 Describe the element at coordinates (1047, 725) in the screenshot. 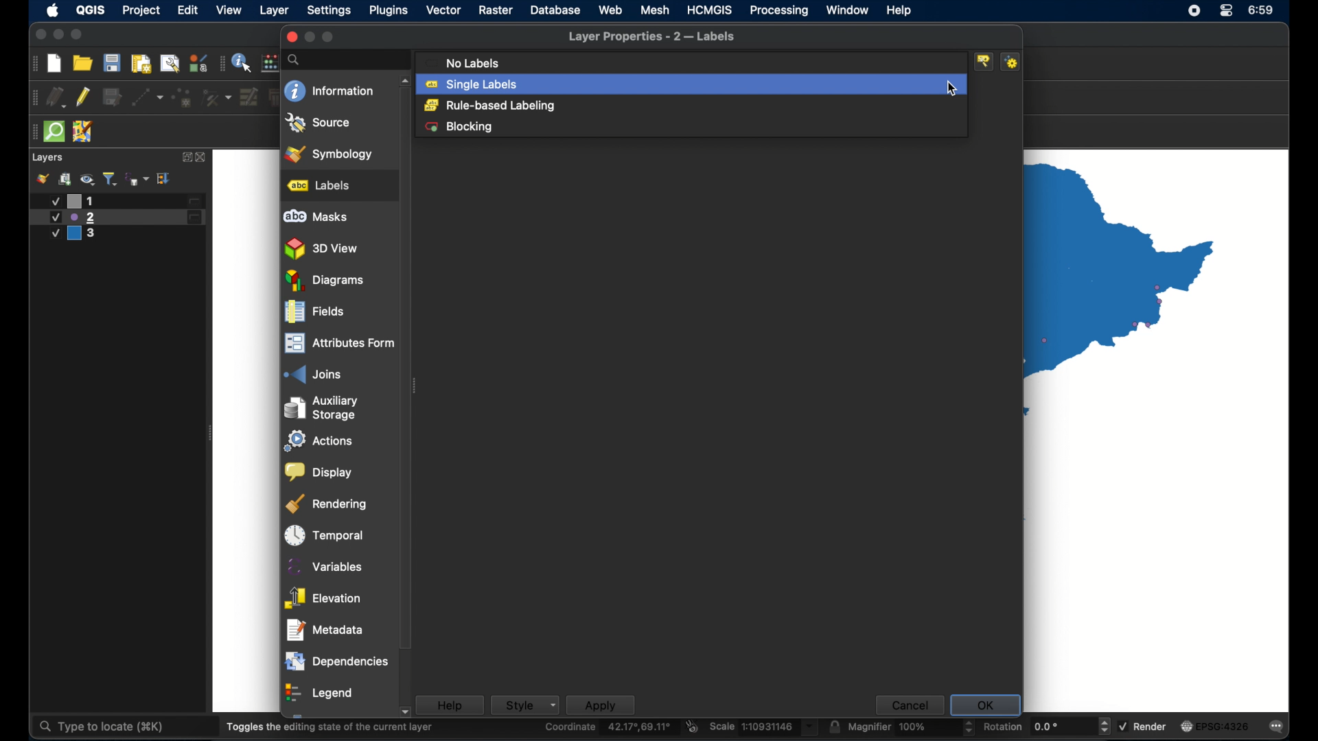

I see `rotation` at that location.